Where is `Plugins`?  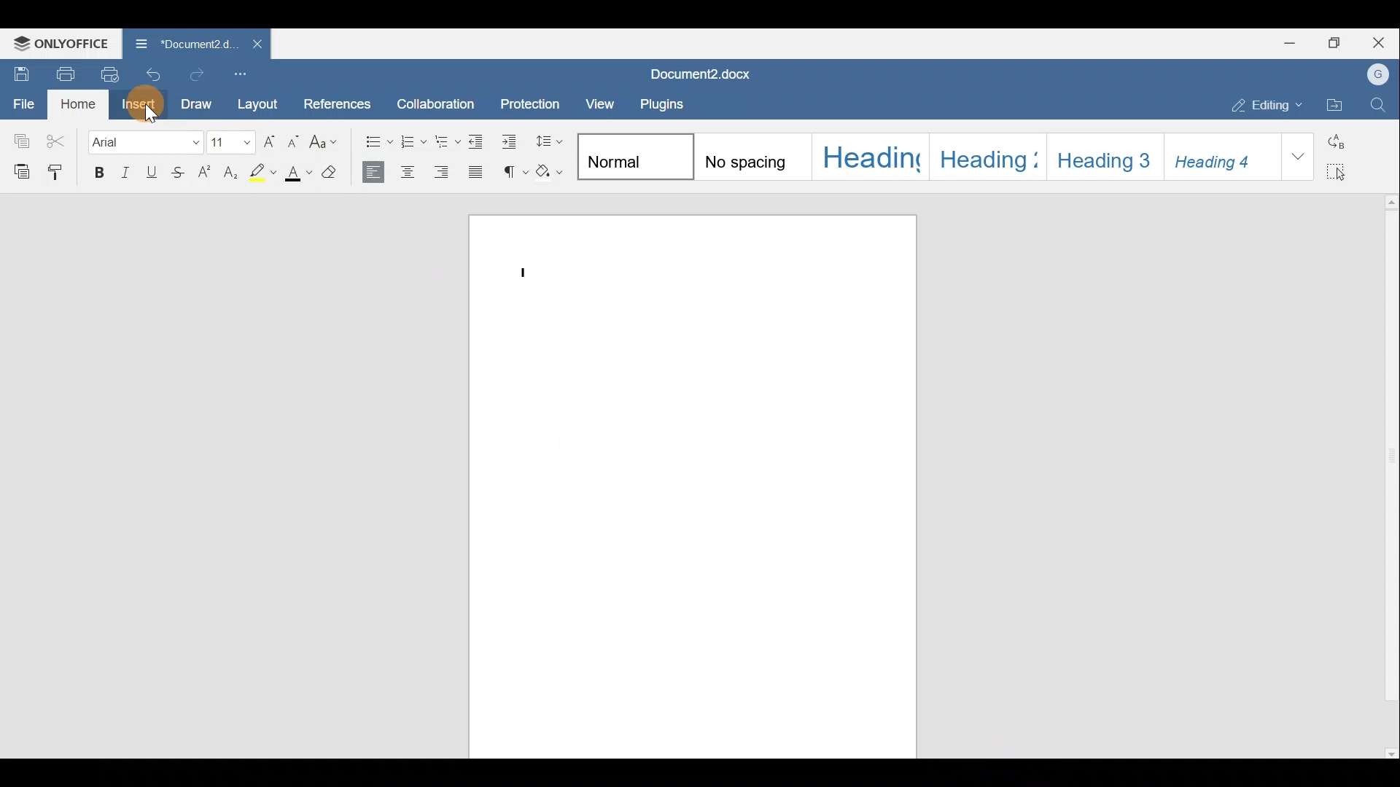 Plugins is located at coordinates (661, 104).